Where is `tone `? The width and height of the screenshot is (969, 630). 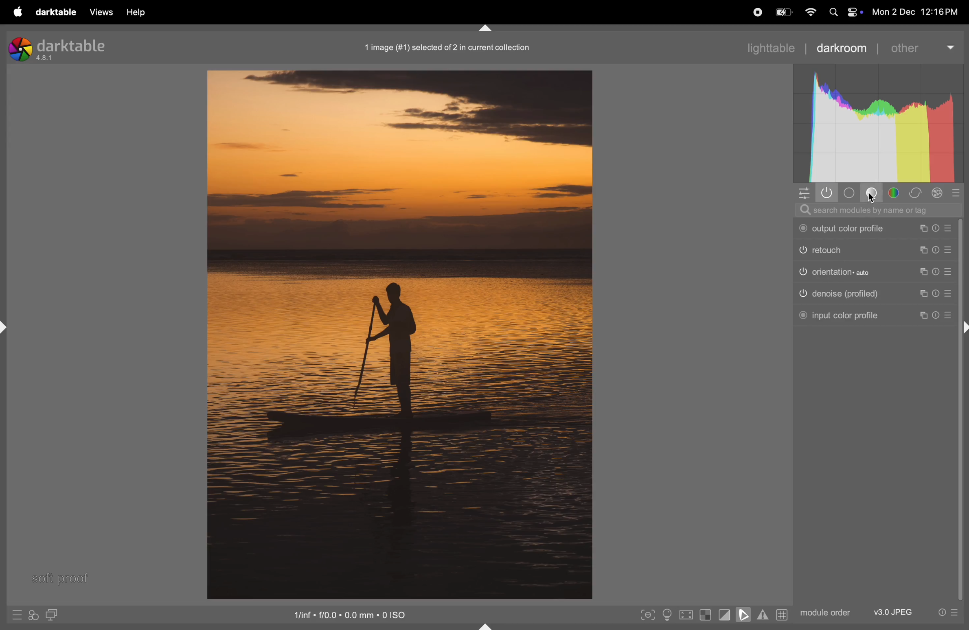
tone  is located at coordinates (852, 193).